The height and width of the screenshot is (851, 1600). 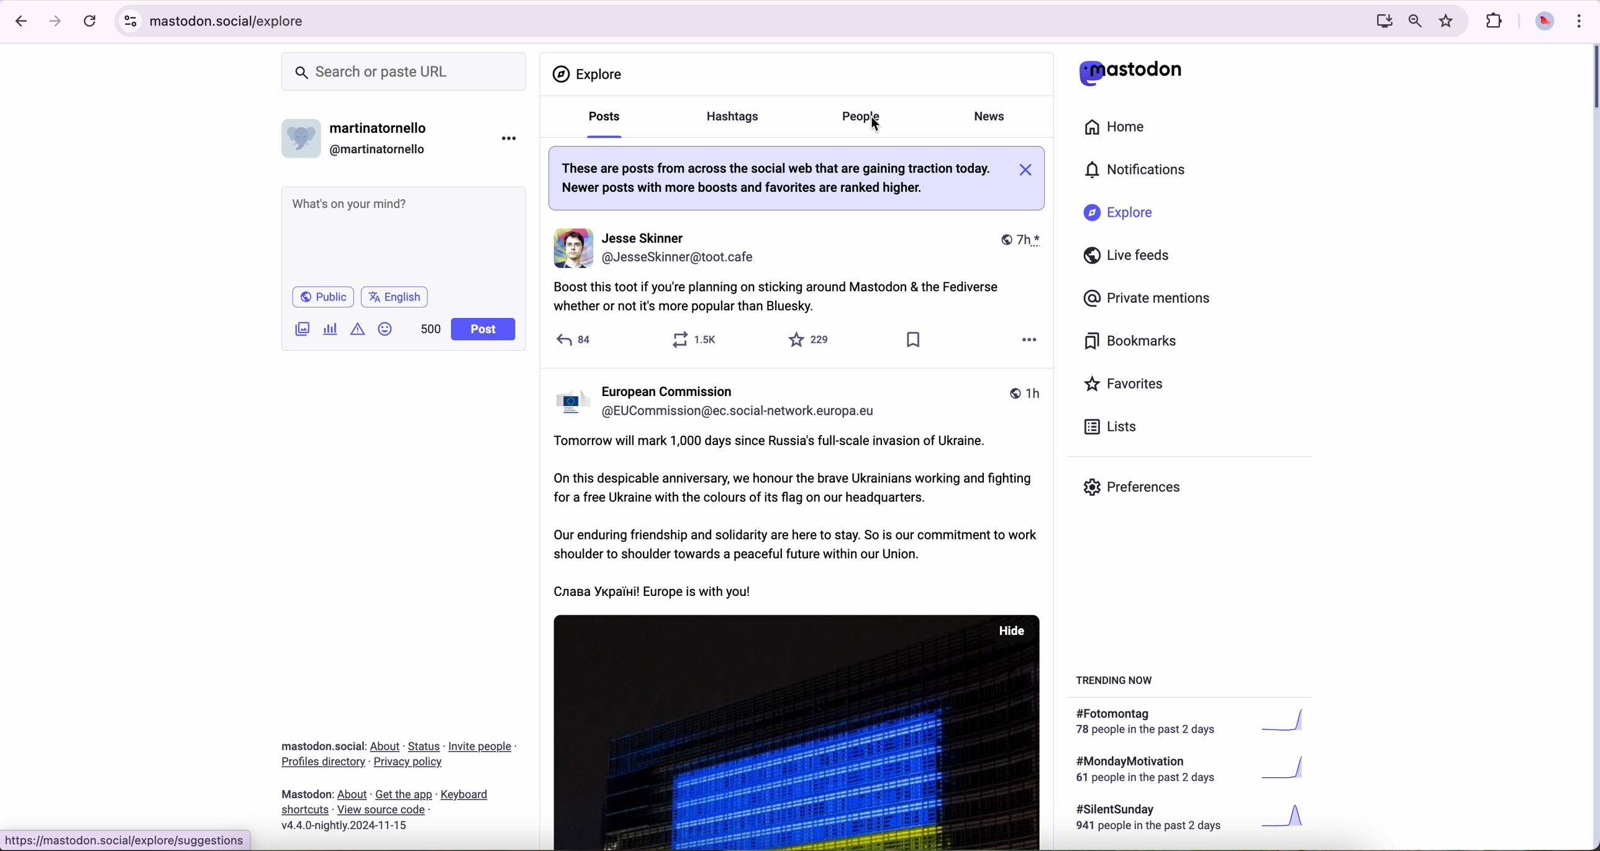 What do you see at coordinates (1025, 395) in the screenshot?
I see `11h` at bounding box center [1025, 395].